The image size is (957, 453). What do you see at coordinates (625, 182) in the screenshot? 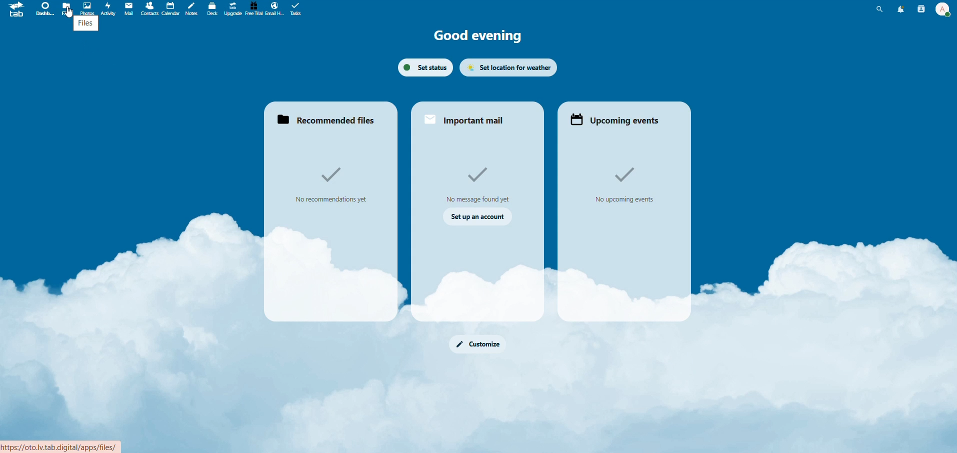
I see `Text` at bounding box center [625, 182].